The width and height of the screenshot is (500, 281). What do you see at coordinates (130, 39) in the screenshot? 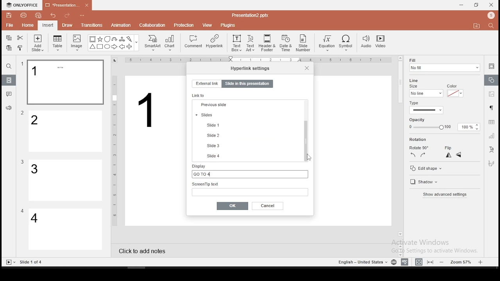
I see `Flash` at bounding box center [130, 39].